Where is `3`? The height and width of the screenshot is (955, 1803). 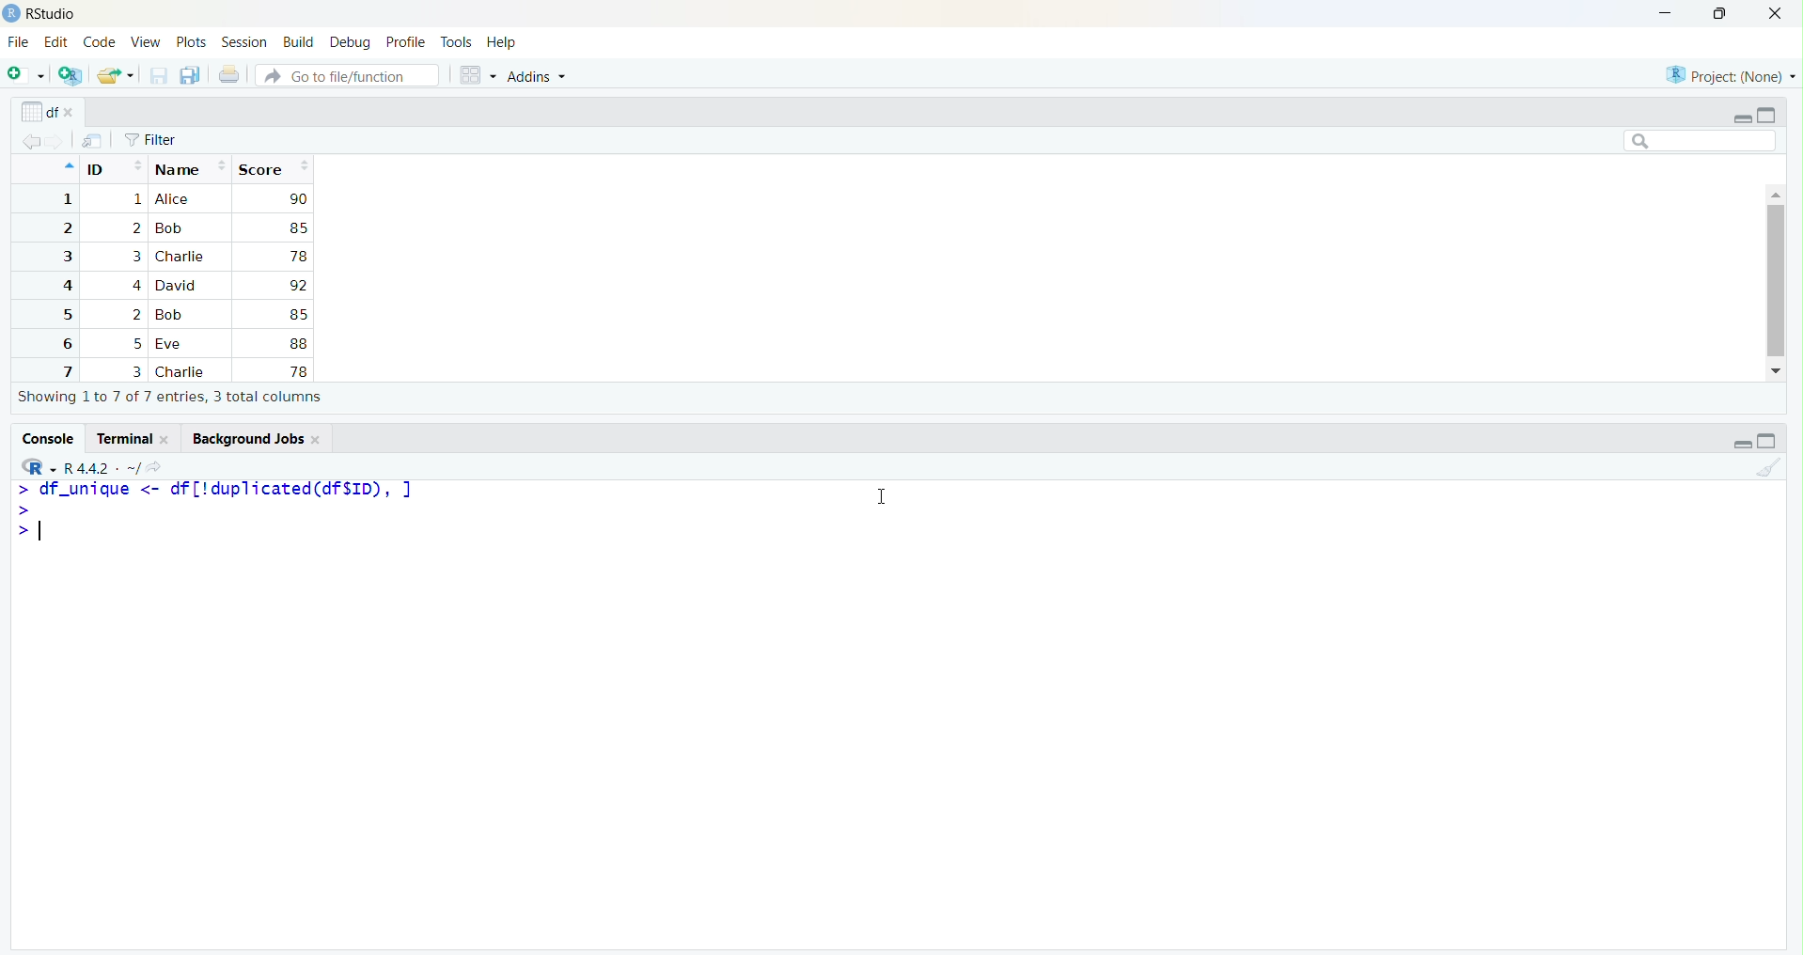
3 is located at coordinates (65, 257).